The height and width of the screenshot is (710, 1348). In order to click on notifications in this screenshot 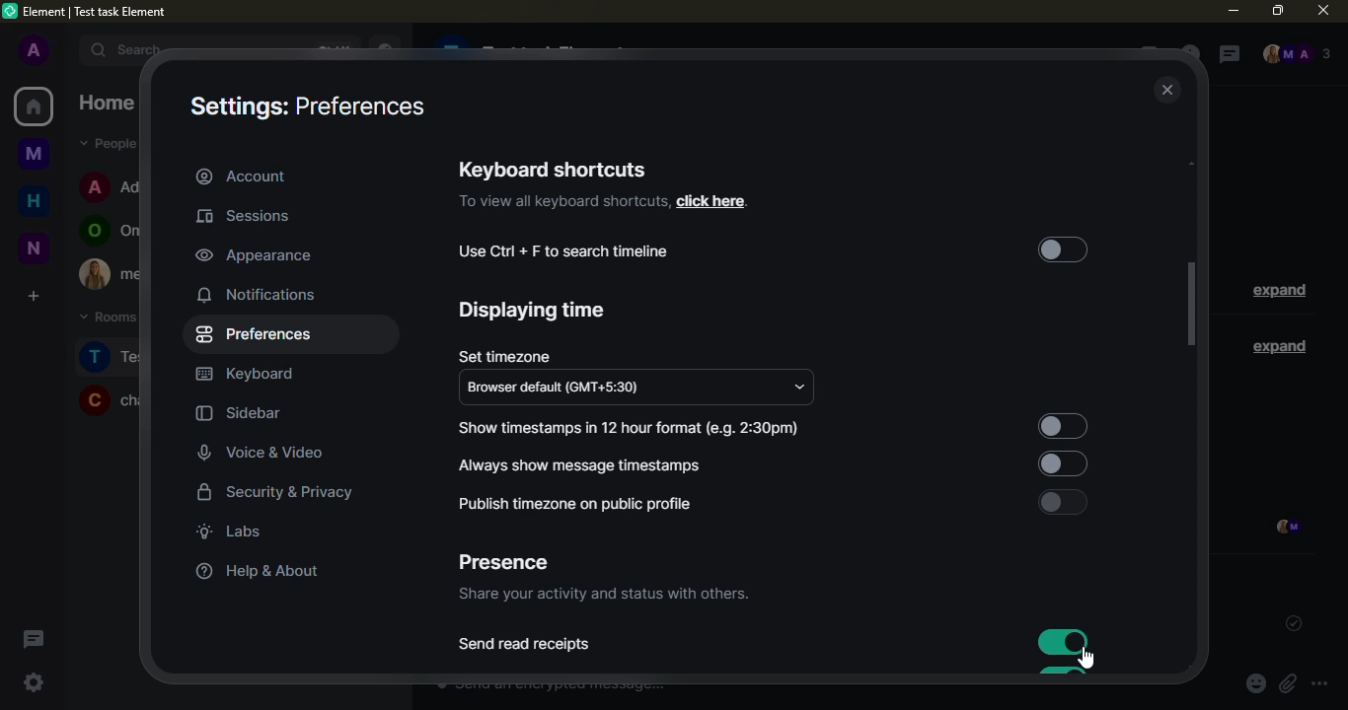, I will do `click(259, 294)`.